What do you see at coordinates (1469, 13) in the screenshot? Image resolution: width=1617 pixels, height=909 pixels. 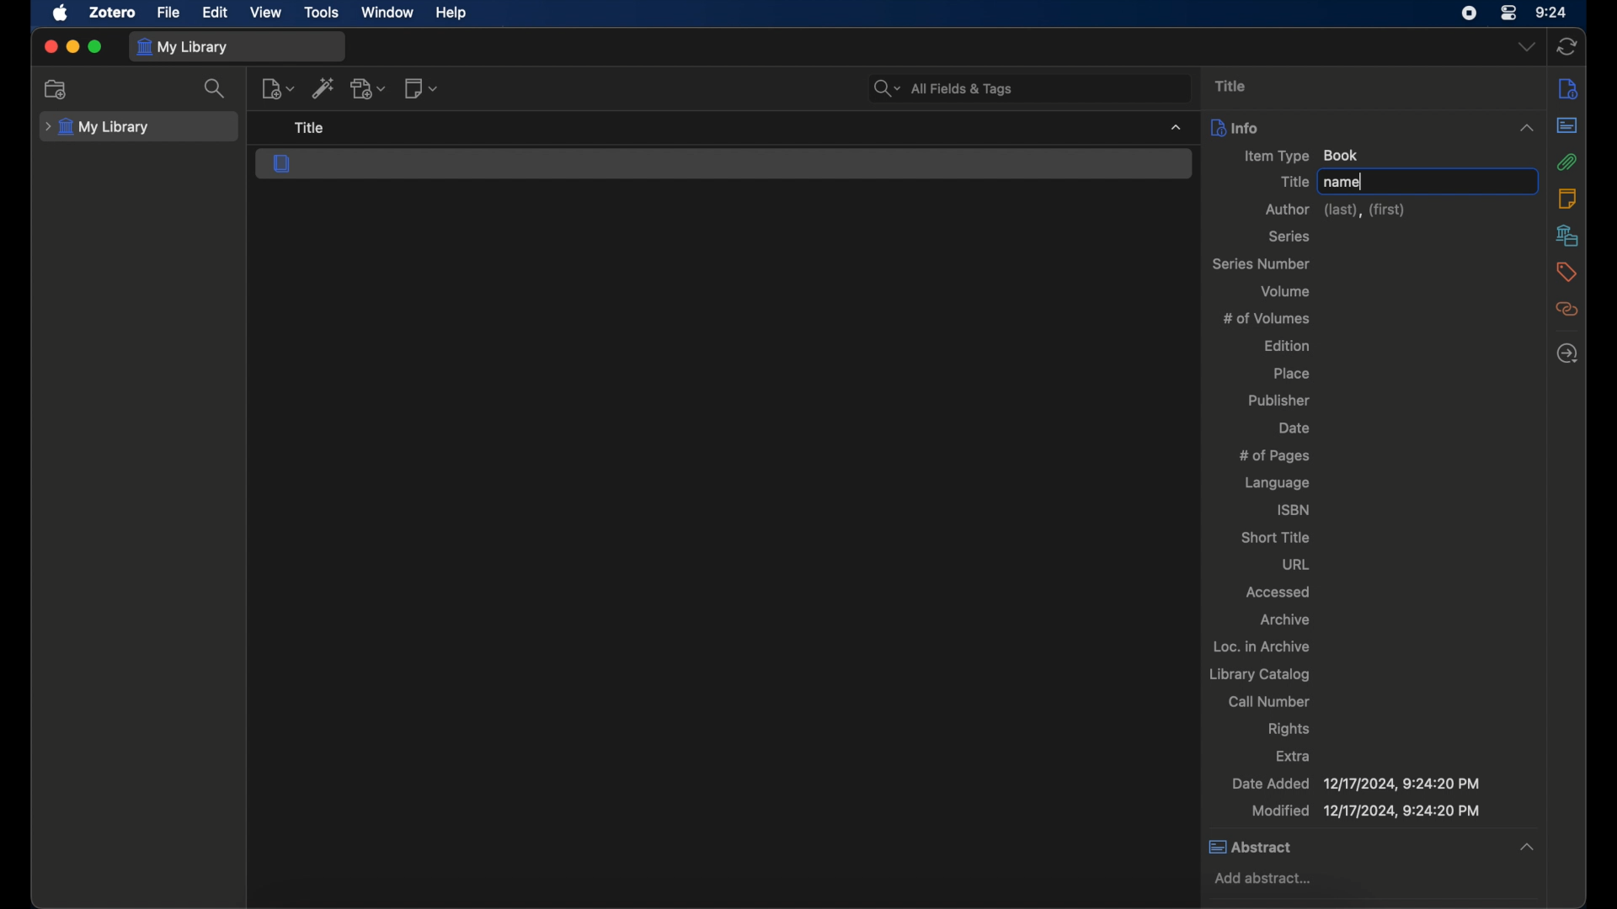 I see `screen recorder` at bounding box center [1469, 13].